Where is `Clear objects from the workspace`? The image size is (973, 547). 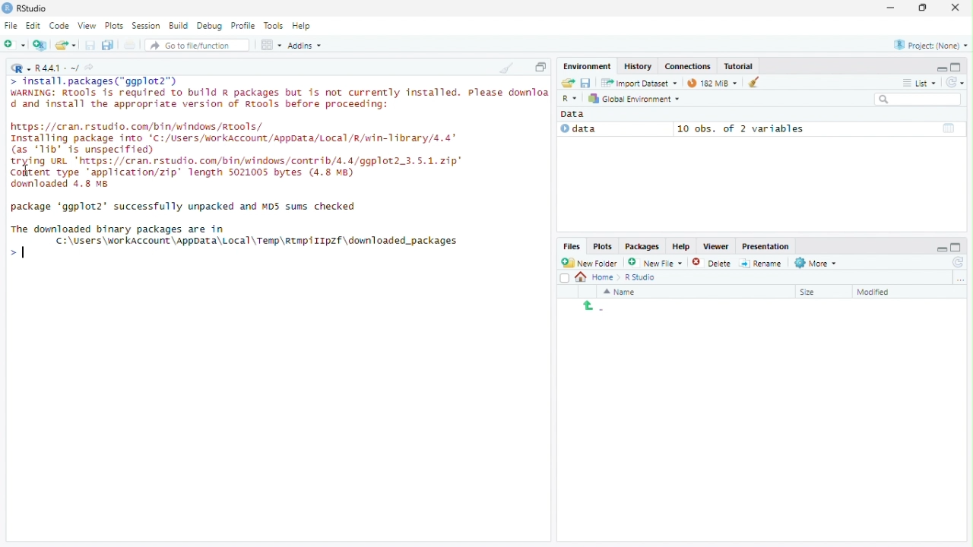
Clear objects from the workspace is located at coordinates (749, 82).